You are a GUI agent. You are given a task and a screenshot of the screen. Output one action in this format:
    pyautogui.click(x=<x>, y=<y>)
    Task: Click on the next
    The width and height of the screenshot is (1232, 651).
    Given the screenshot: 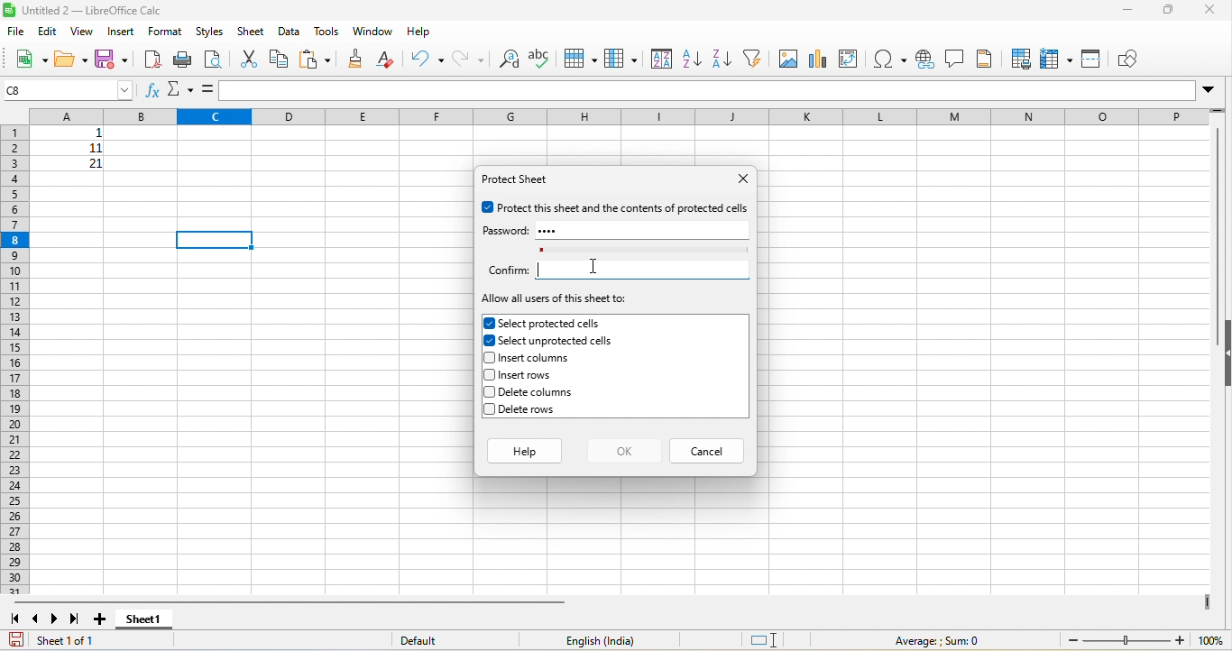 What is the action you would take?
    pyautogui.click(x=56, y=619)
    